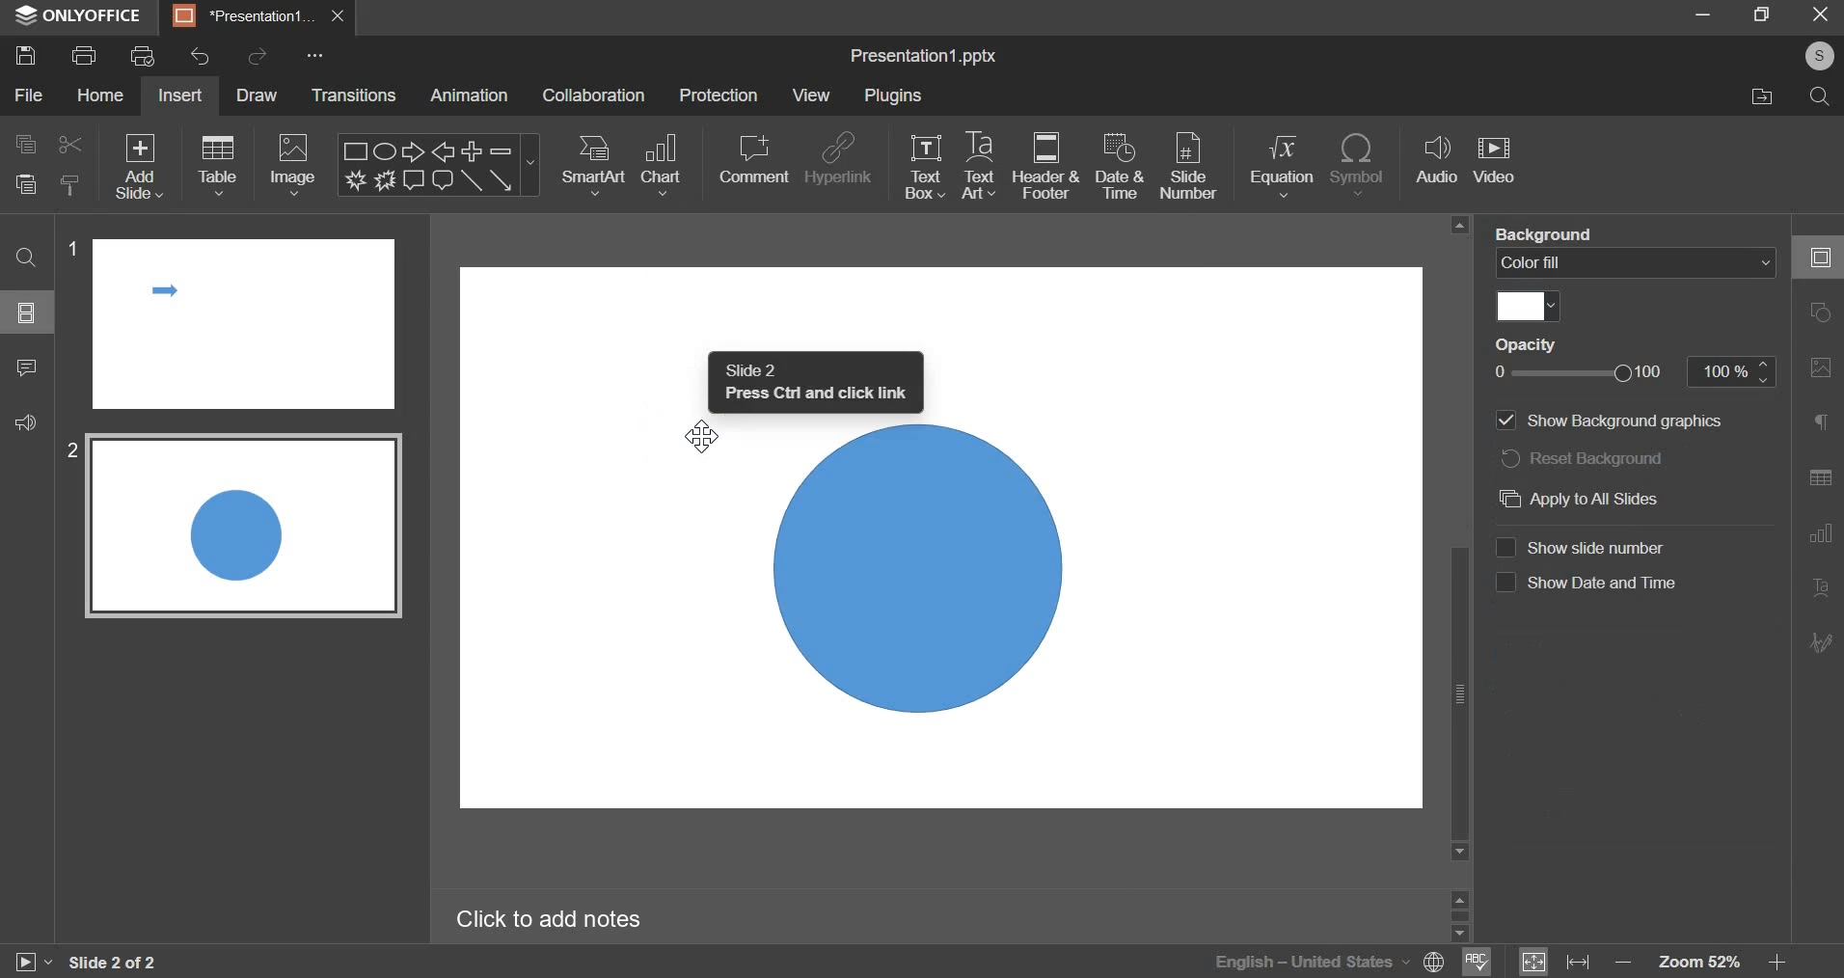  What do you see at coordinates (1762, 14) in the screenshot?
I see `maximize` at bounding box center [1762, 14].